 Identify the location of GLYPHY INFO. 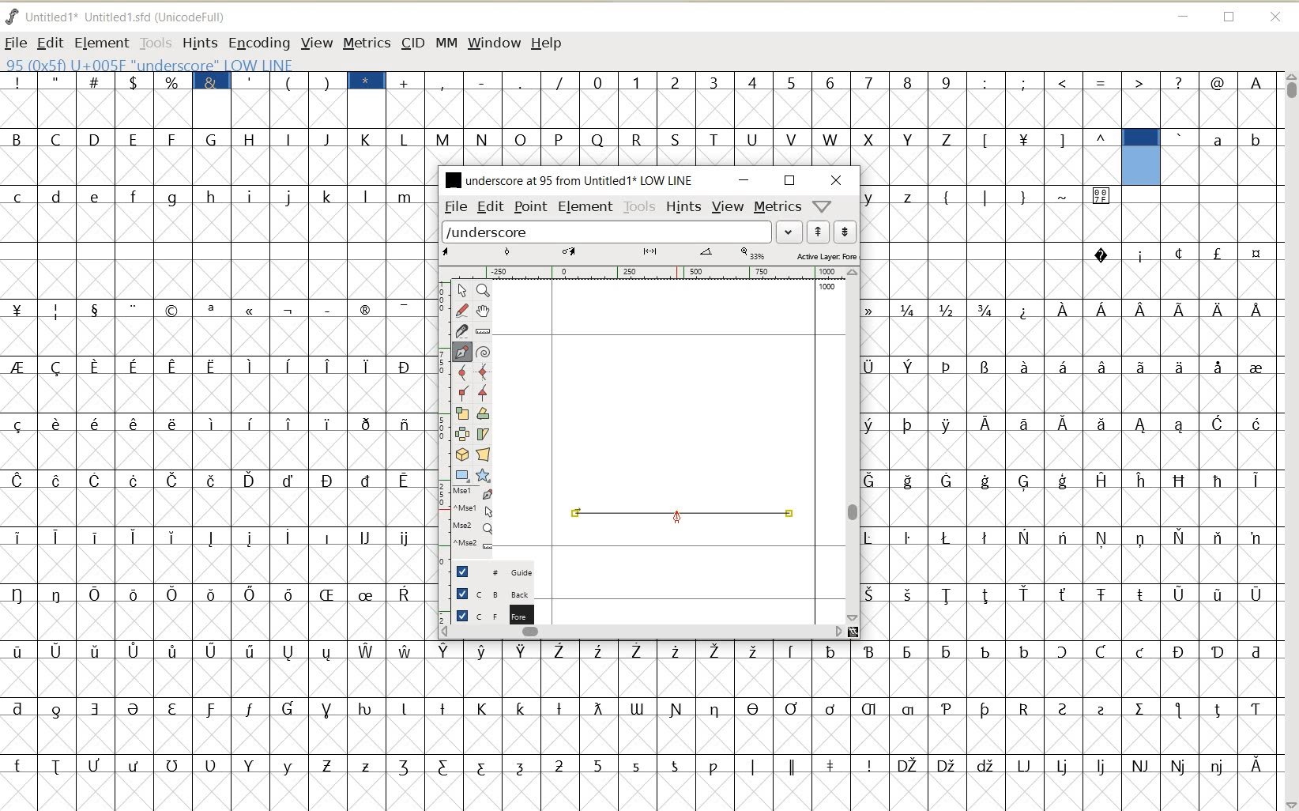
(247, 63).